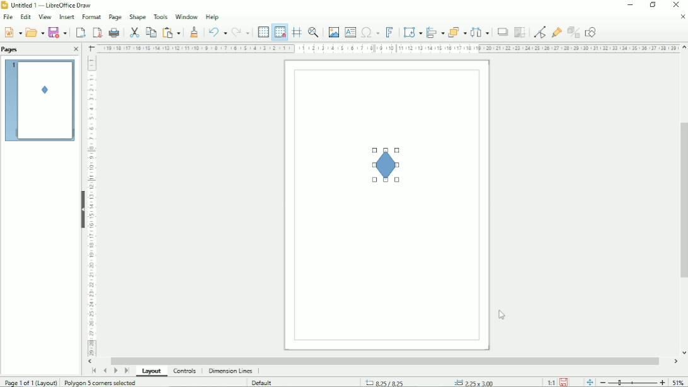 The width and height of the screenshot is (688, 387). I want to click on Shadow, so click(502, 32).